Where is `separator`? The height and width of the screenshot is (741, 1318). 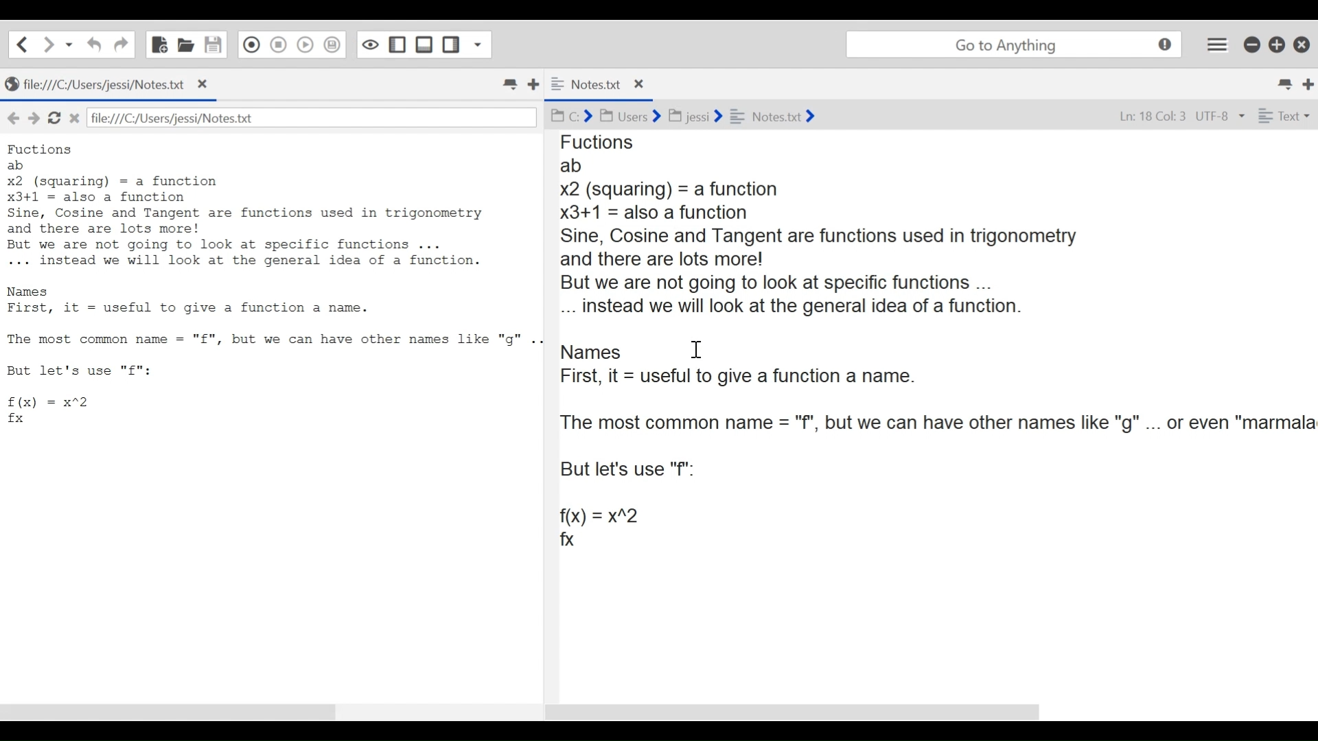
separator is located at coordinates (548, 413).